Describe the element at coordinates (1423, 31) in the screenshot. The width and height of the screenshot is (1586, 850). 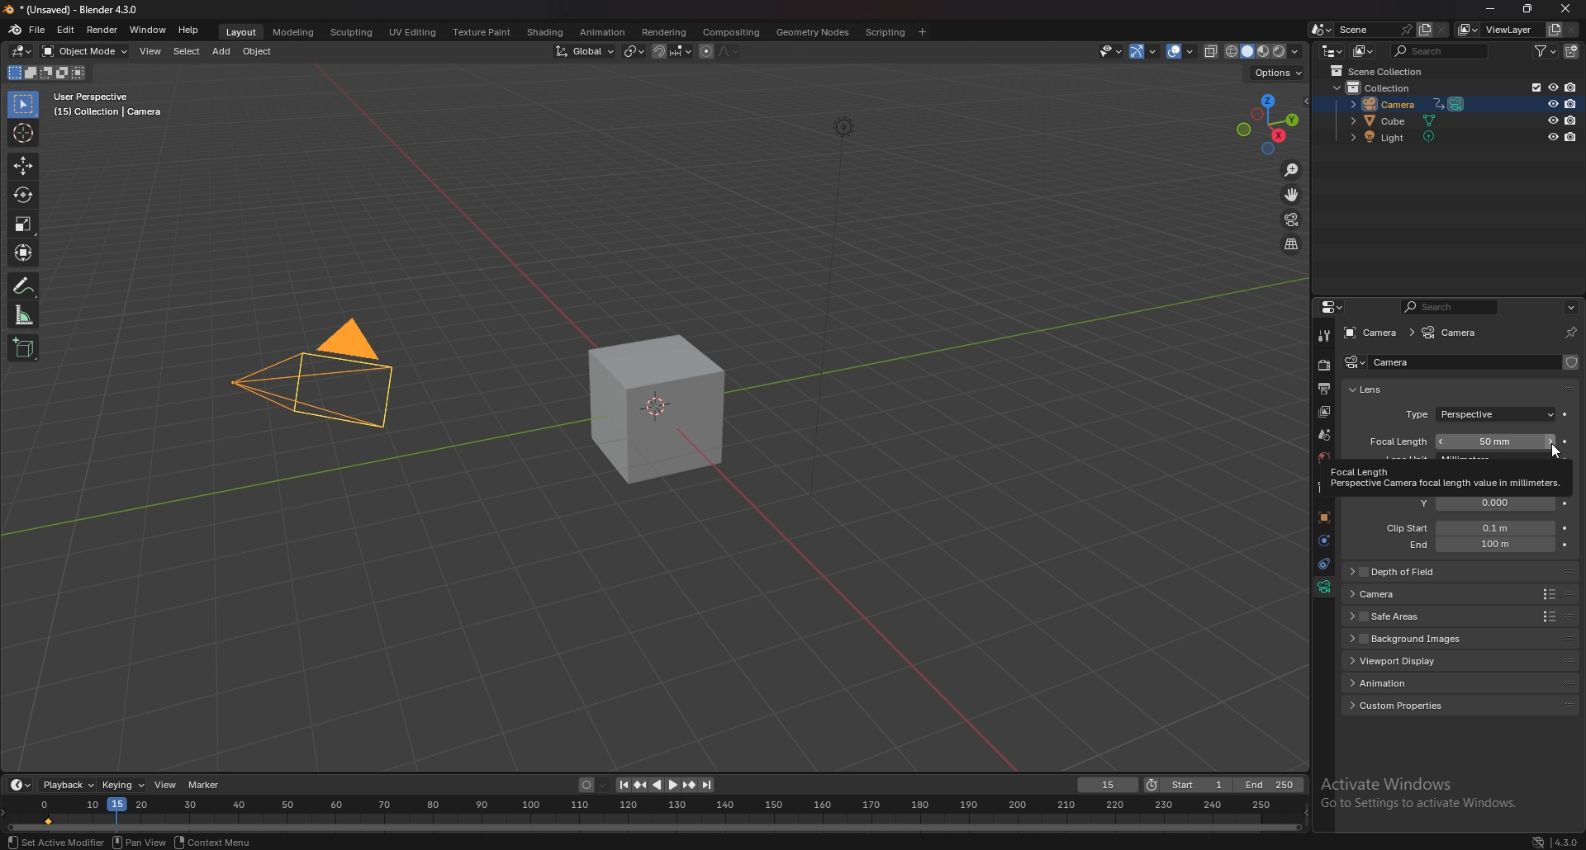
I see `add scene` at that location.